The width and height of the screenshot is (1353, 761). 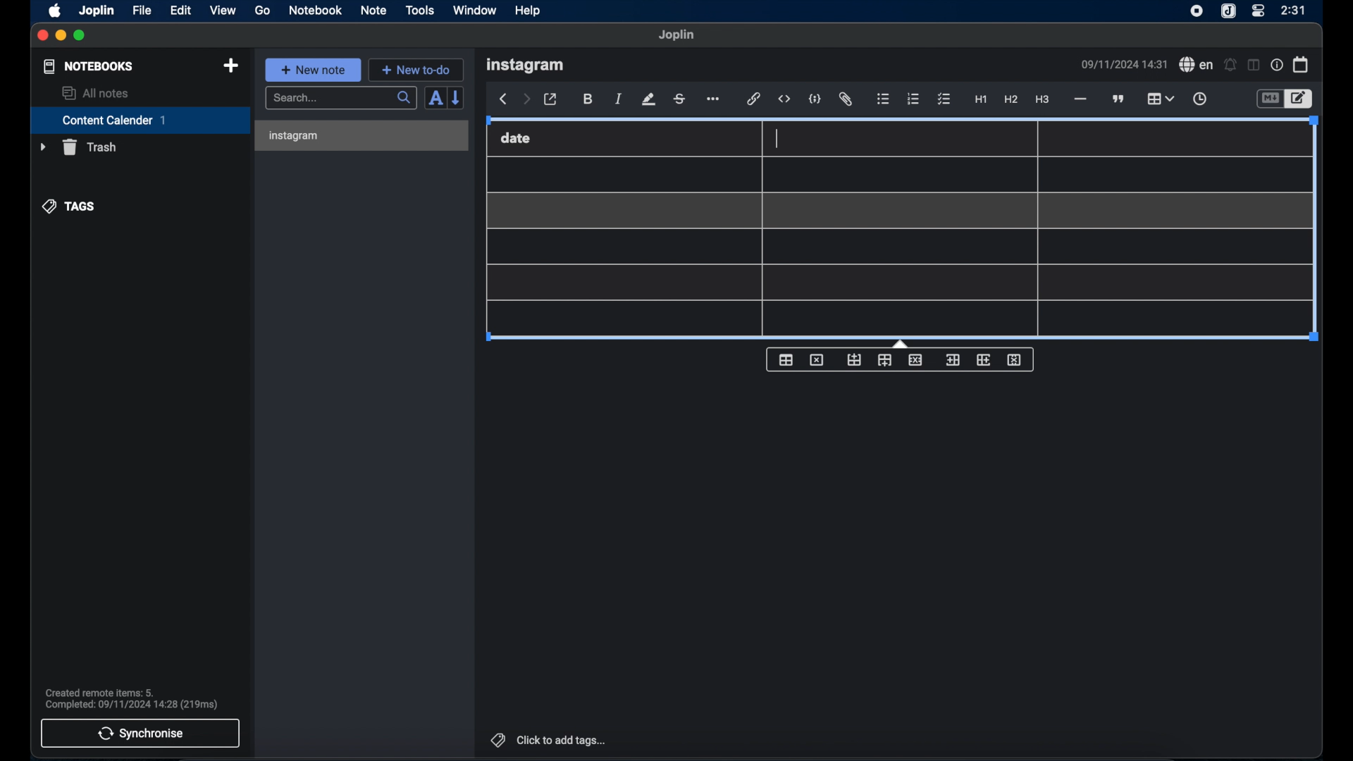 What do you see at coordinates (1294, 10) in the screenshot?
I see `time` at bounding box center [1294, 10].